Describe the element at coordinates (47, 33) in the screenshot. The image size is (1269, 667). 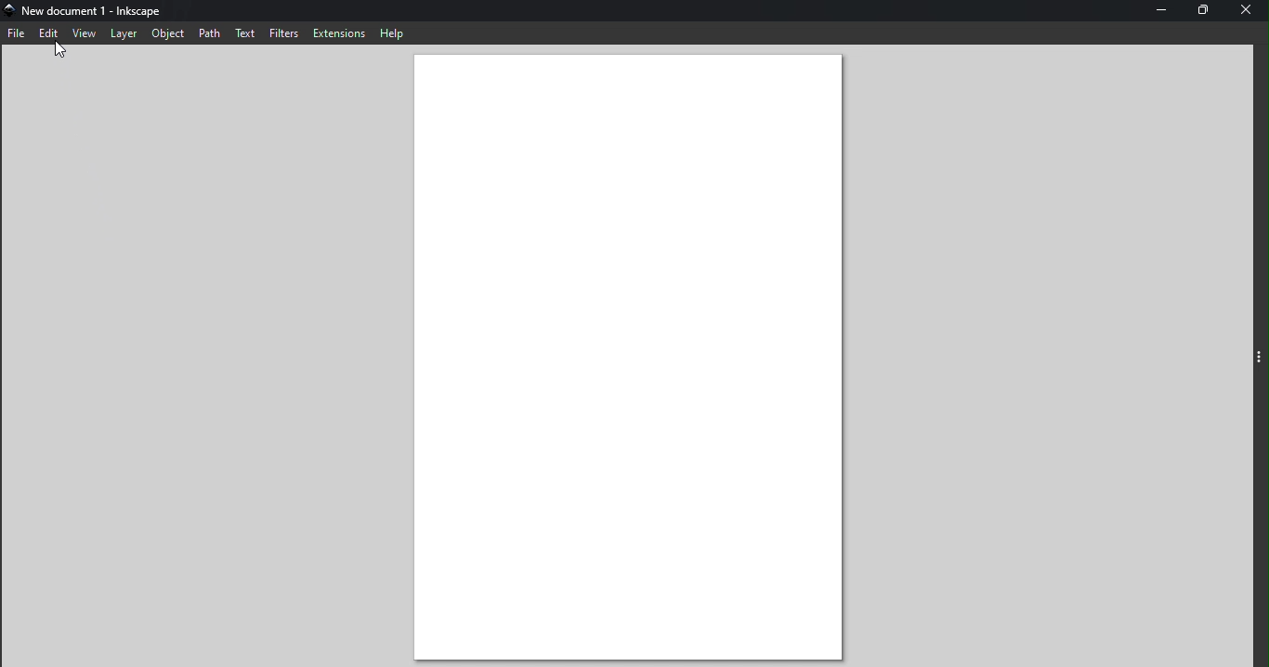
I see `Edit` at that location.